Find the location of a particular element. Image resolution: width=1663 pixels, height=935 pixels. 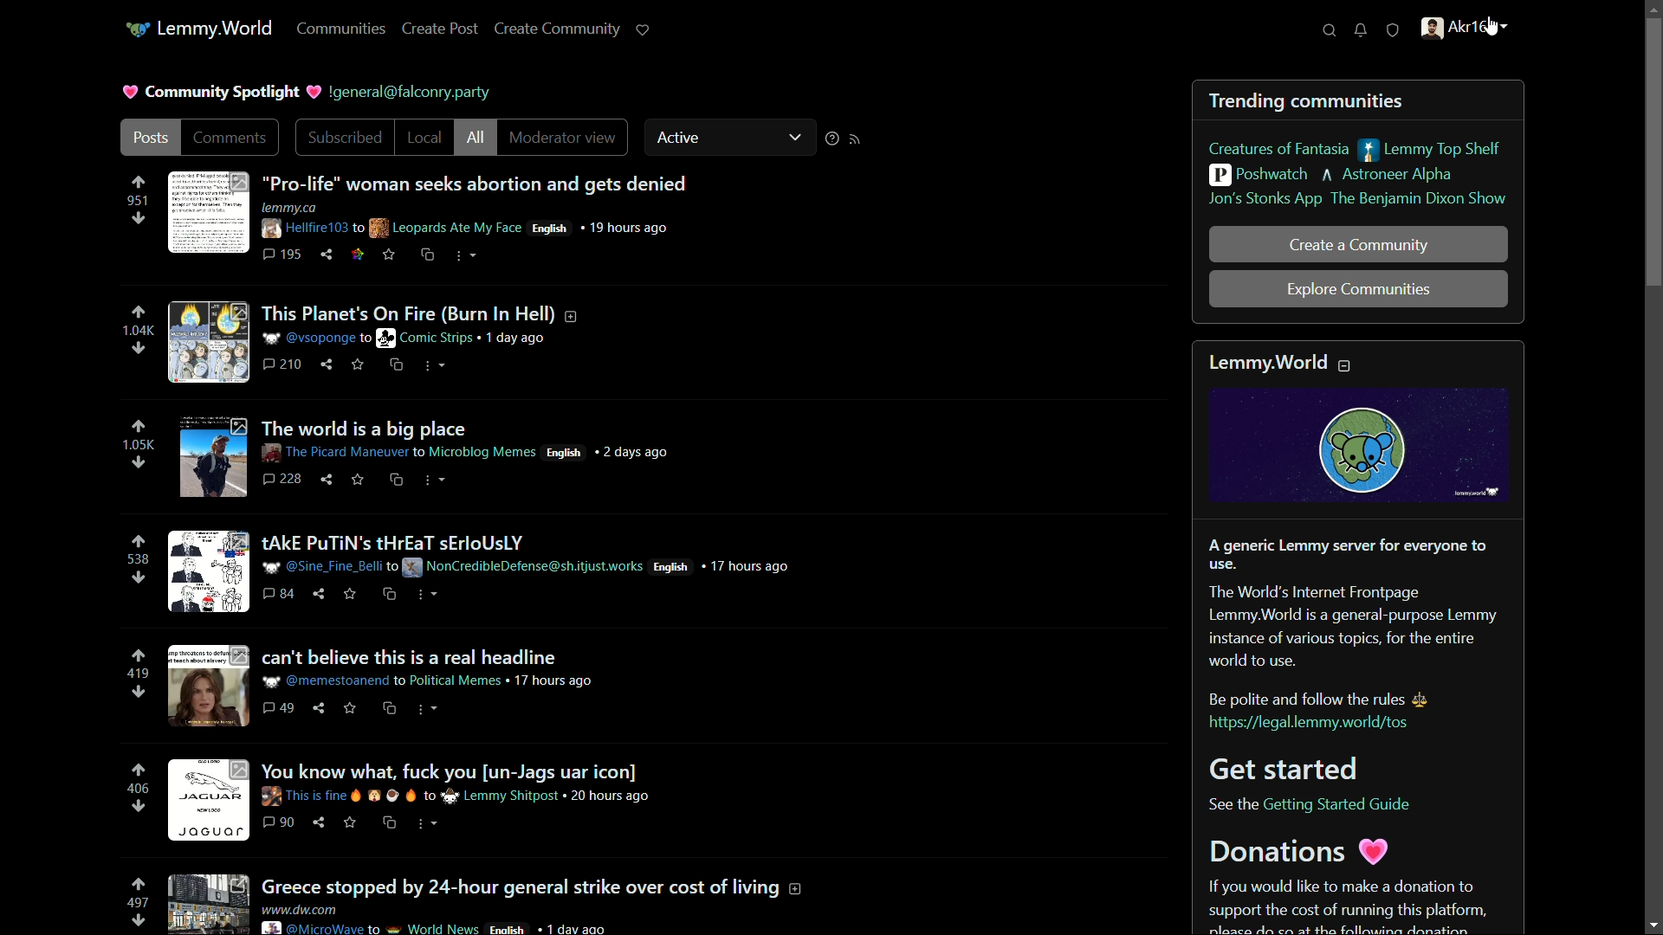

post-4 is located at coordinates (480, 569).